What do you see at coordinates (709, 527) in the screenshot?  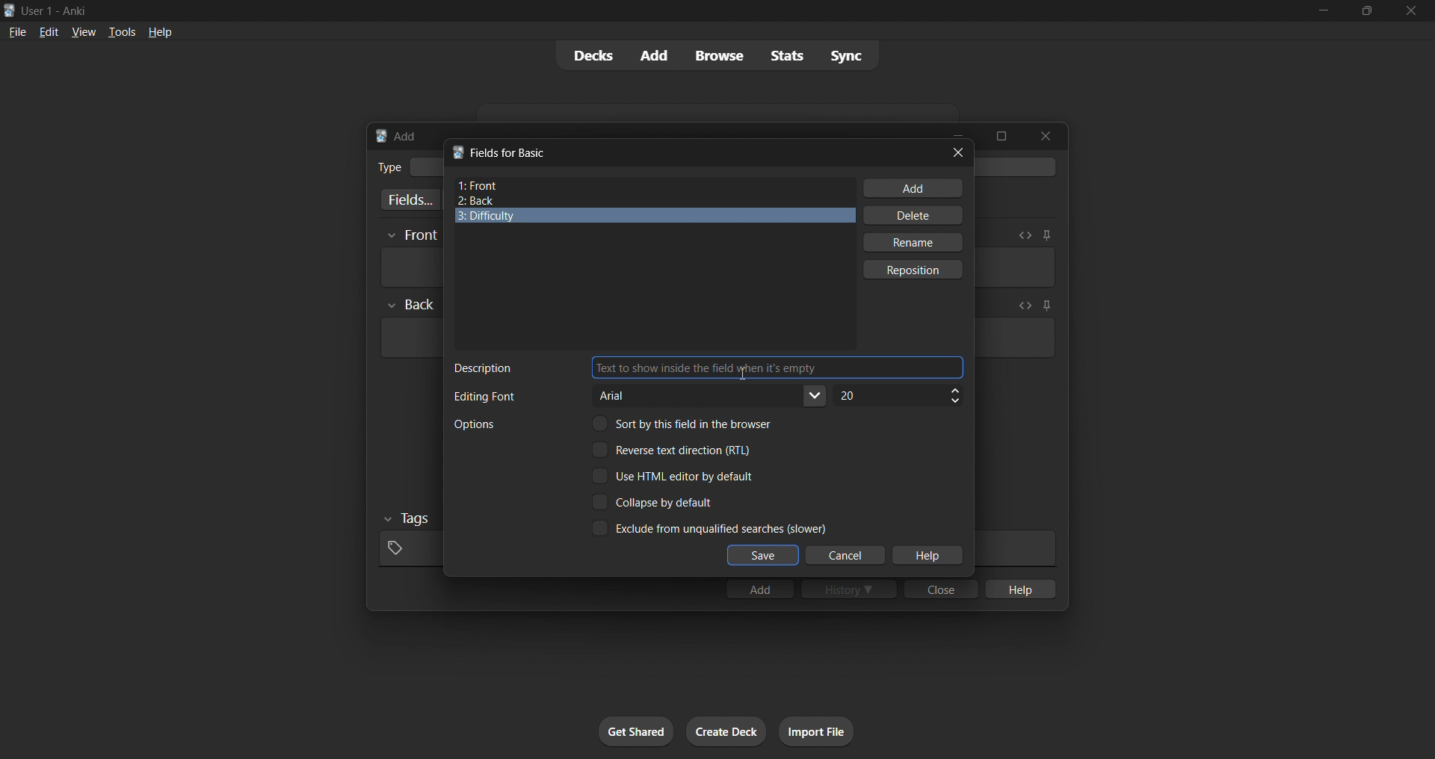 I see `Toggle` at bounding box center [709, 527].